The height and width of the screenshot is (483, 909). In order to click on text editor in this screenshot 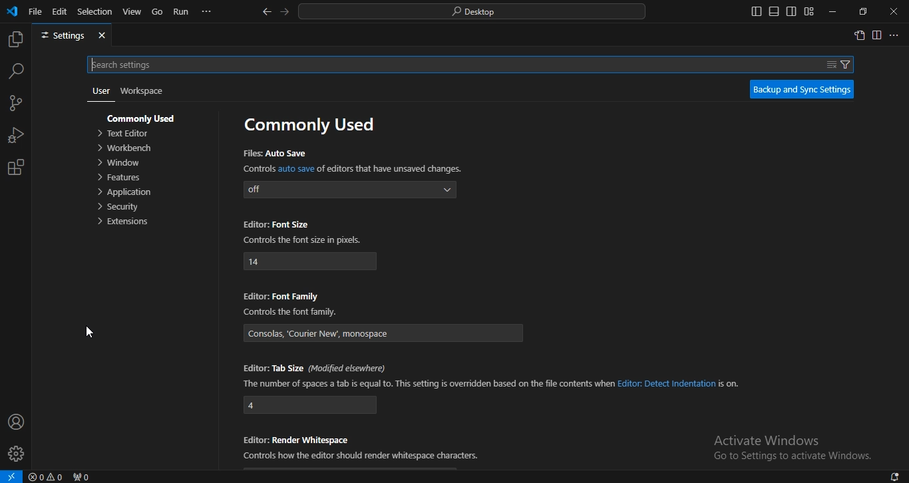, I will do `click(122, 134)`.